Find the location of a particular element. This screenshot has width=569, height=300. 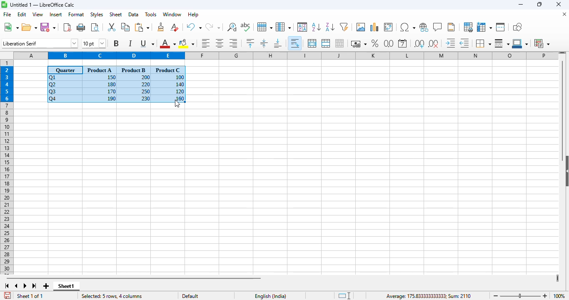

redo is located at coordinates (212, 27).